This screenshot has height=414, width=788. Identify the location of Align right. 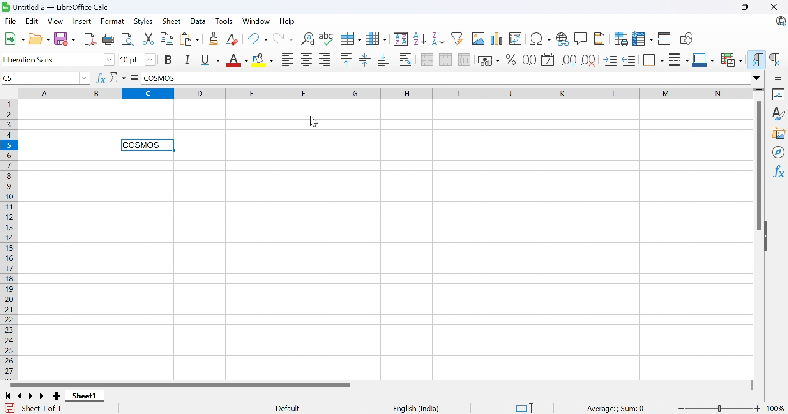
(326, 60).